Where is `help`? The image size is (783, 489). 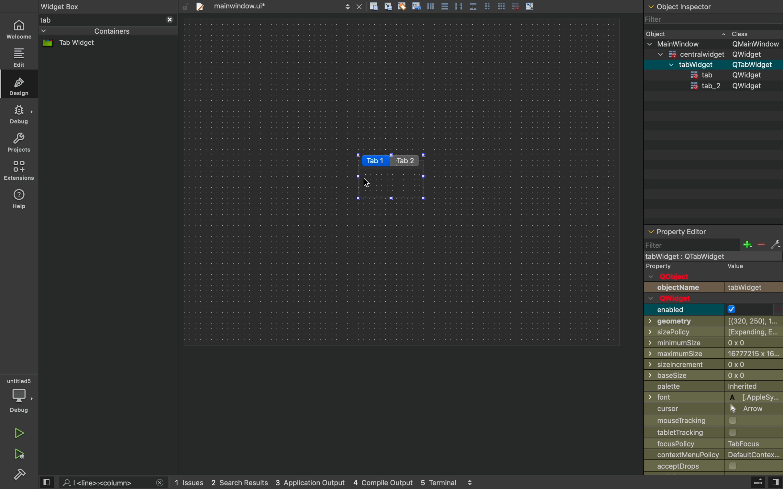
help is located at coordinates (19, 200).